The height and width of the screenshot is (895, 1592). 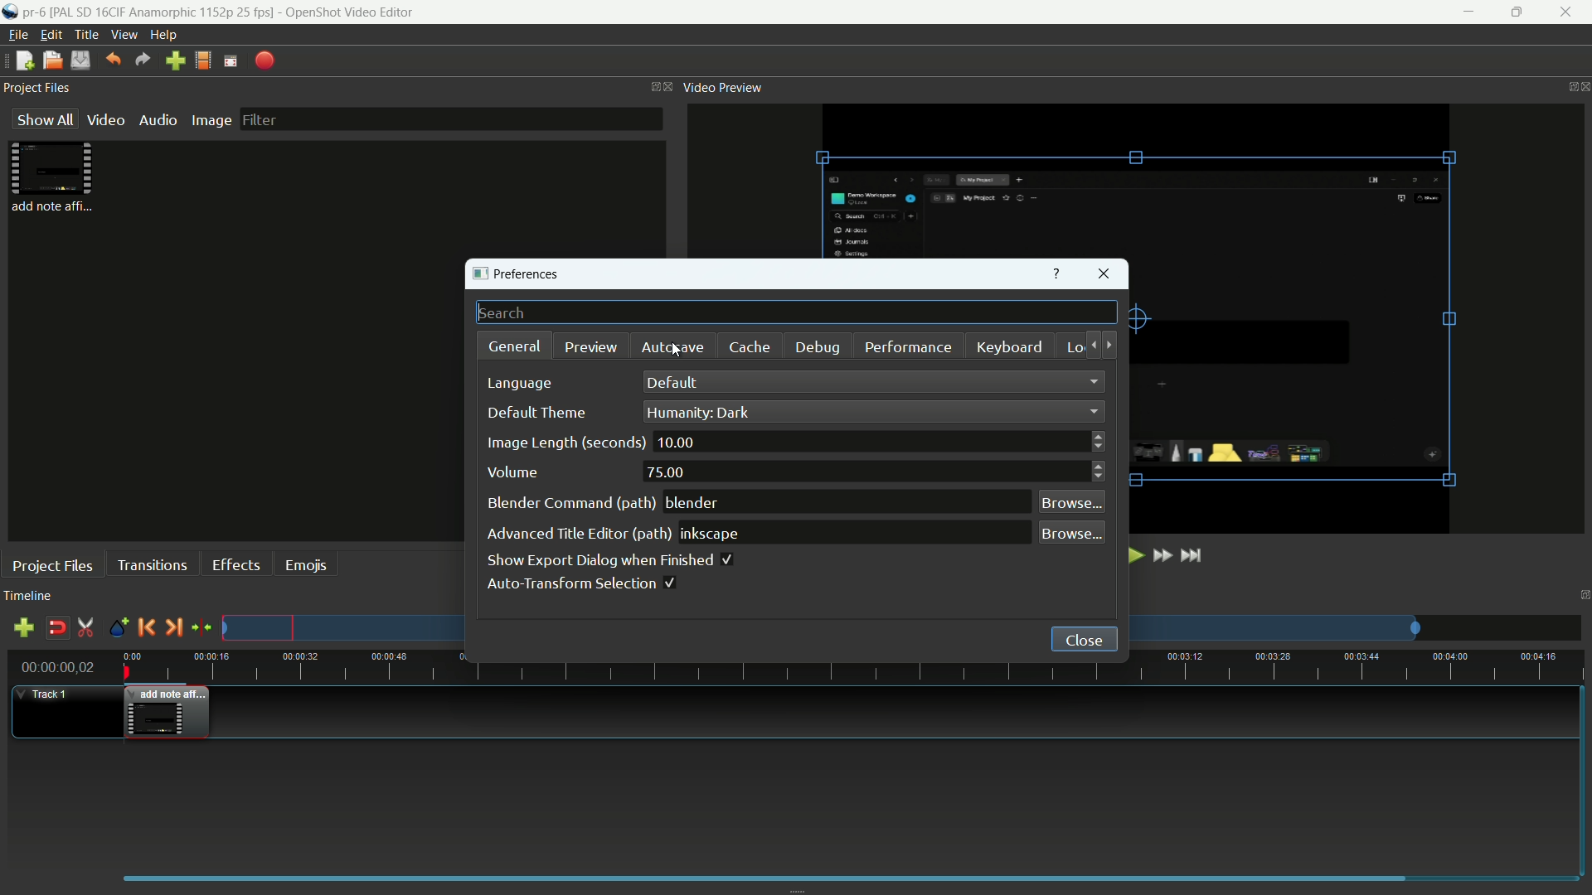 What do you see at coordinates (163, 12) in the screenshot?
I see `profile` at bounding box center [163, 12].